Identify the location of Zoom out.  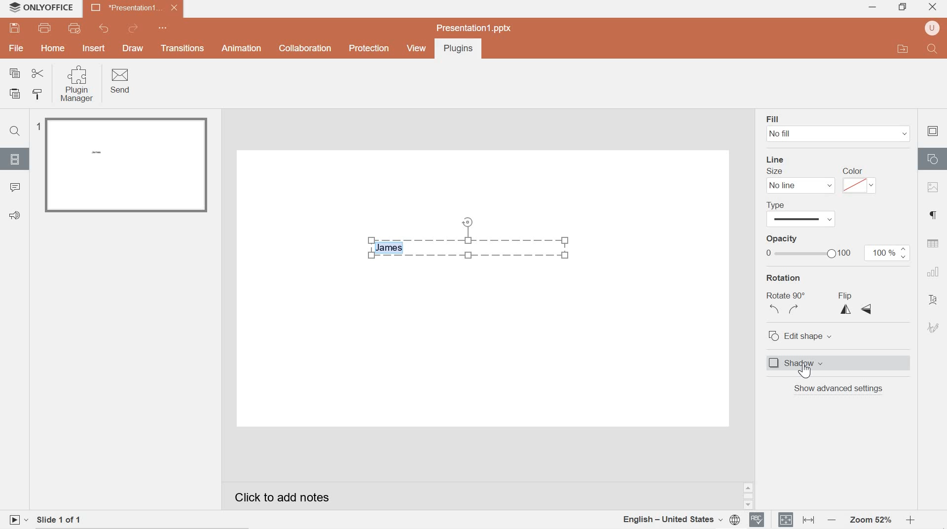
(831, 520).